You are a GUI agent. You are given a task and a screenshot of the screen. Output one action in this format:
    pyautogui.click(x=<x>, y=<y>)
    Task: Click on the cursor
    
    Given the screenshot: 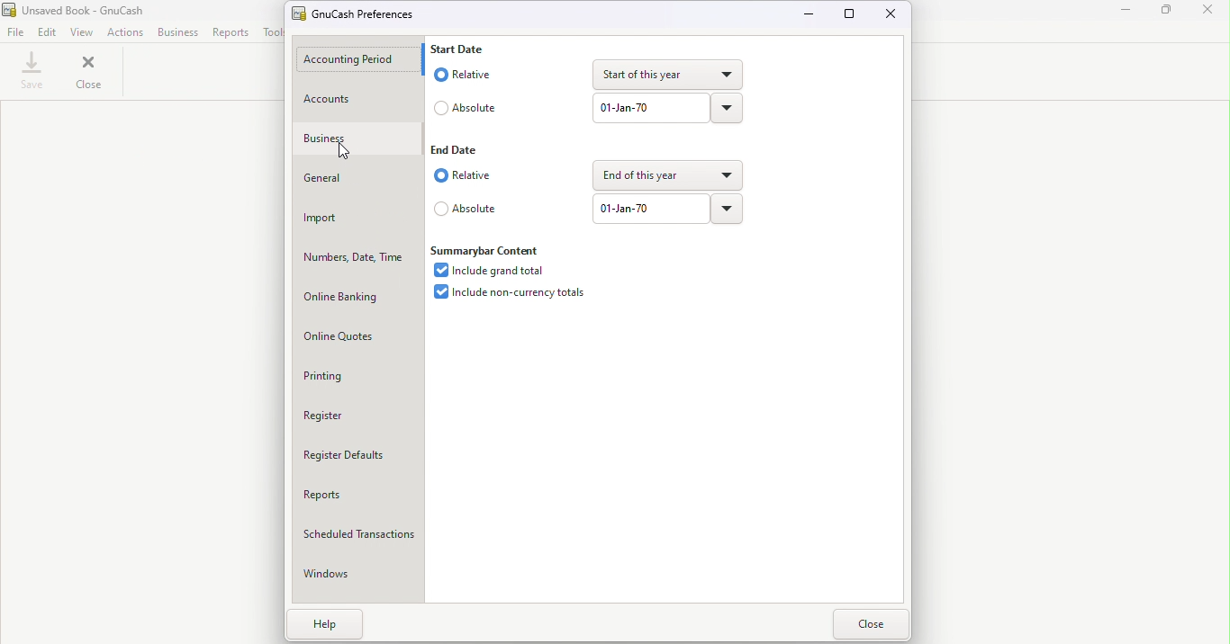 What is the action you would take?
    pyautogui.click(x=341, y=154)
    